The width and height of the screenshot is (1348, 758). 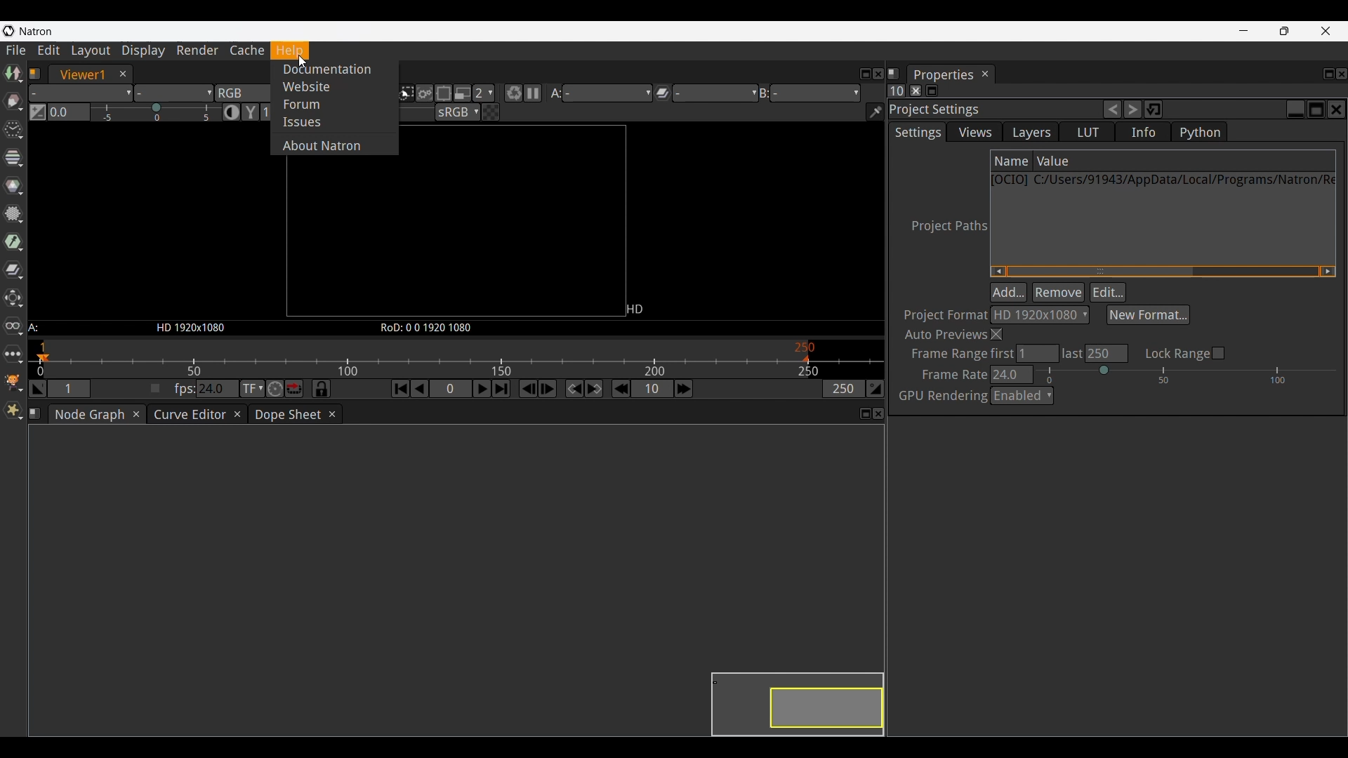 I want to click on Cursor , so click(x=302, y=62).